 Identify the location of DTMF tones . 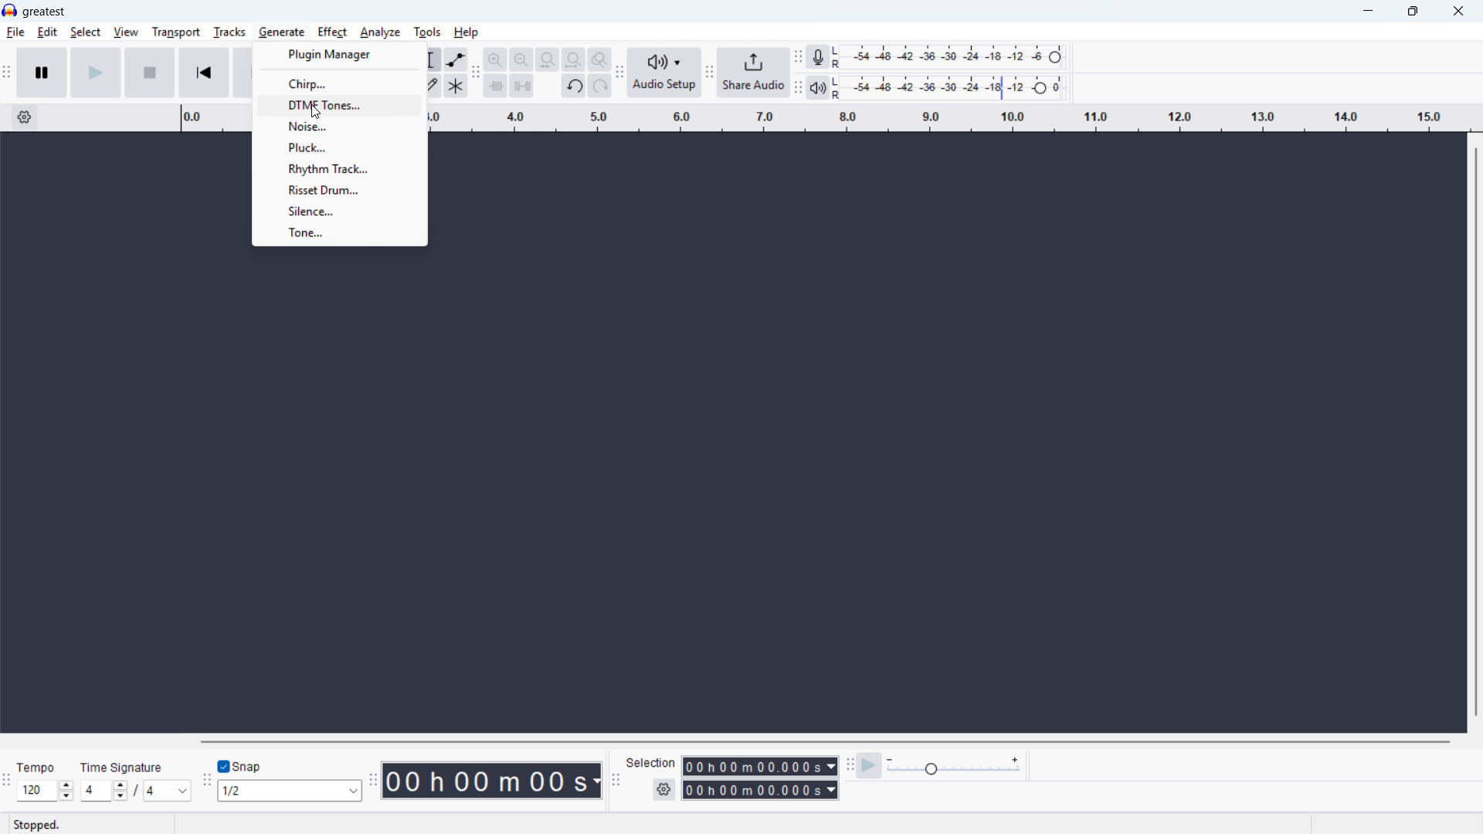
(340, 105).